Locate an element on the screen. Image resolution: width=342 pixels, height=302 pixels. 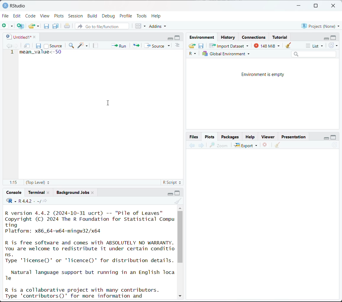
maximize is located at coordinates (333, 137).